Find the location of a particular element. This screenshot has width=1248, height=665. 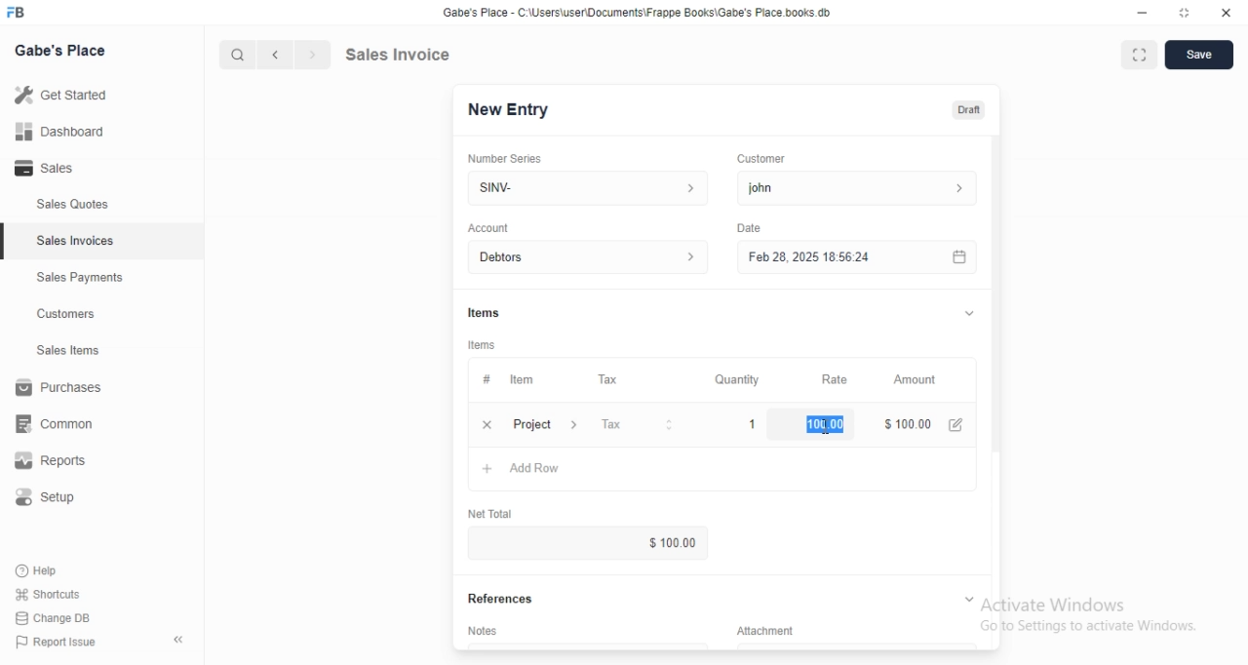

Rate is located at coordinates (832, 379).